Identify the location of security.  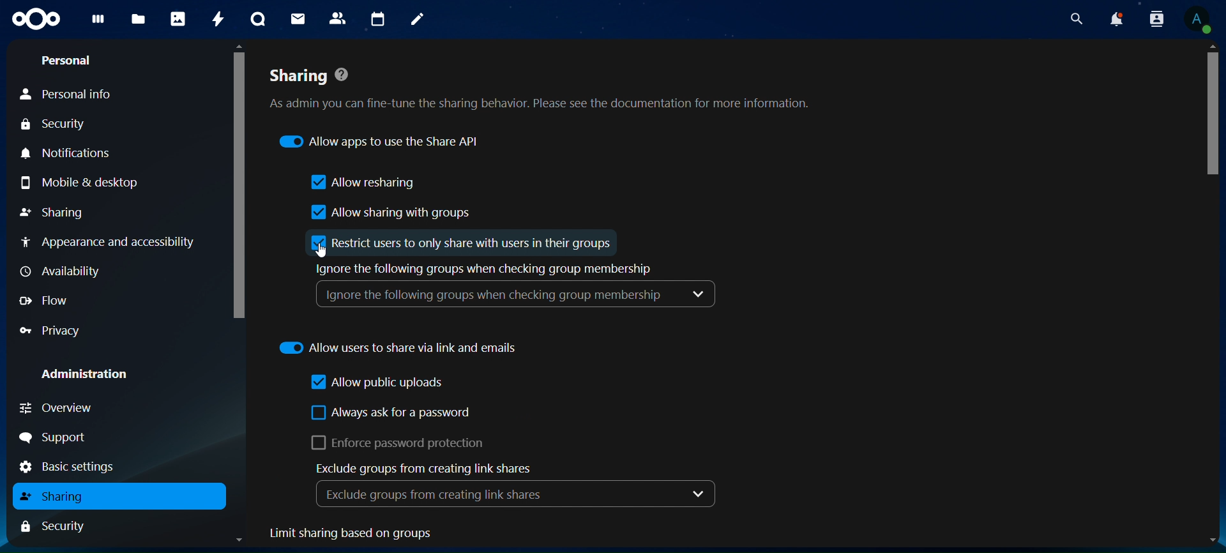
(65, 125).